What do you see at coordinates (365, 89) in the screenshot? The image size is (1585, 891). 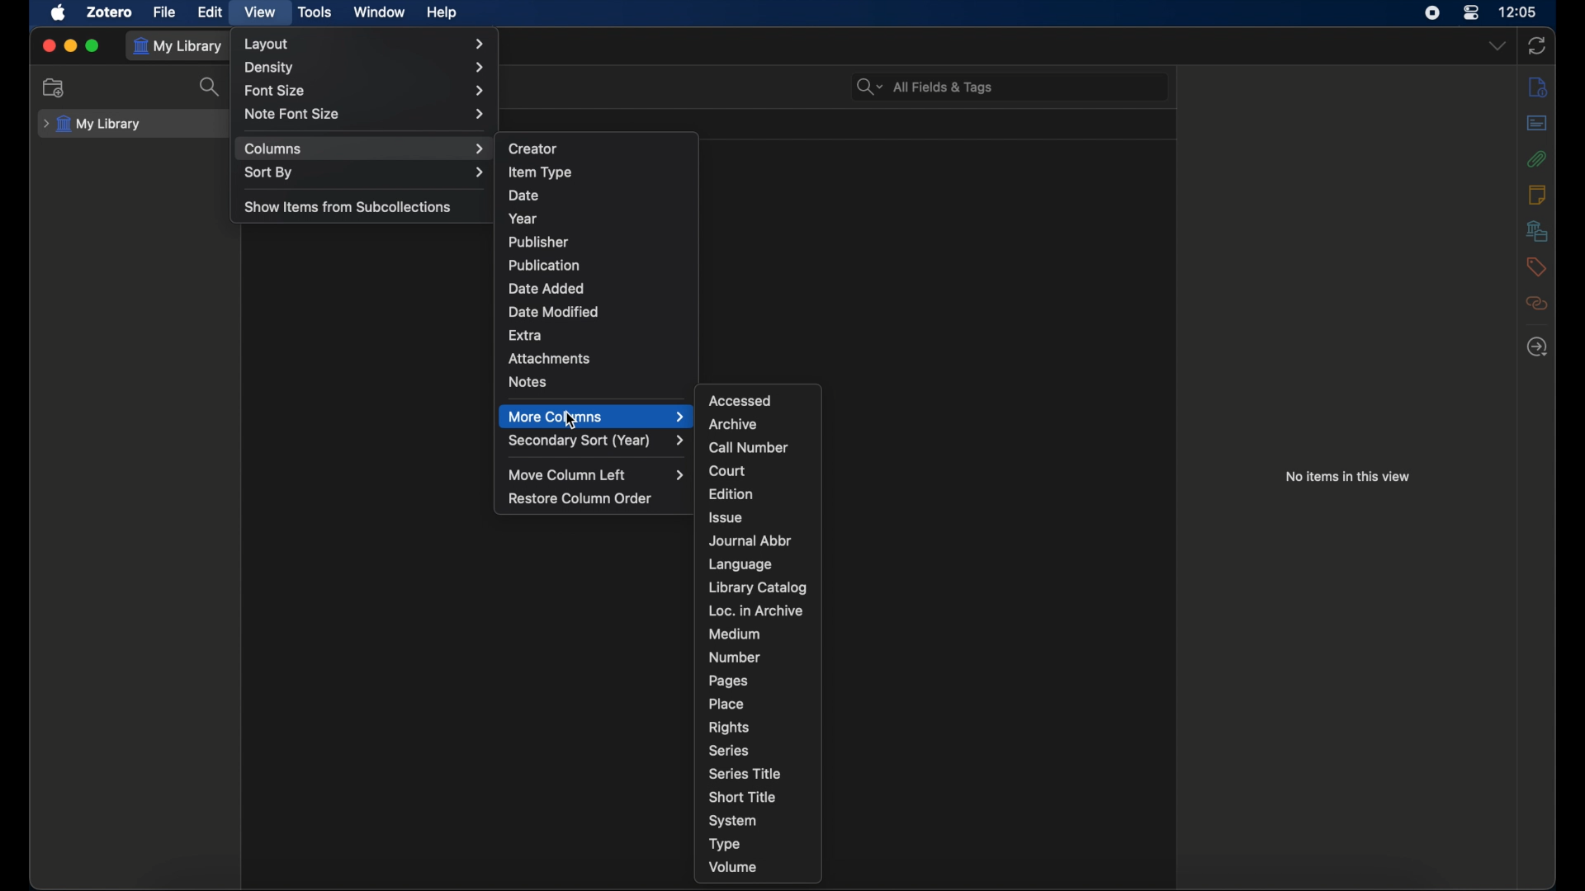 I see `font size` at bounding box center [365, 89].